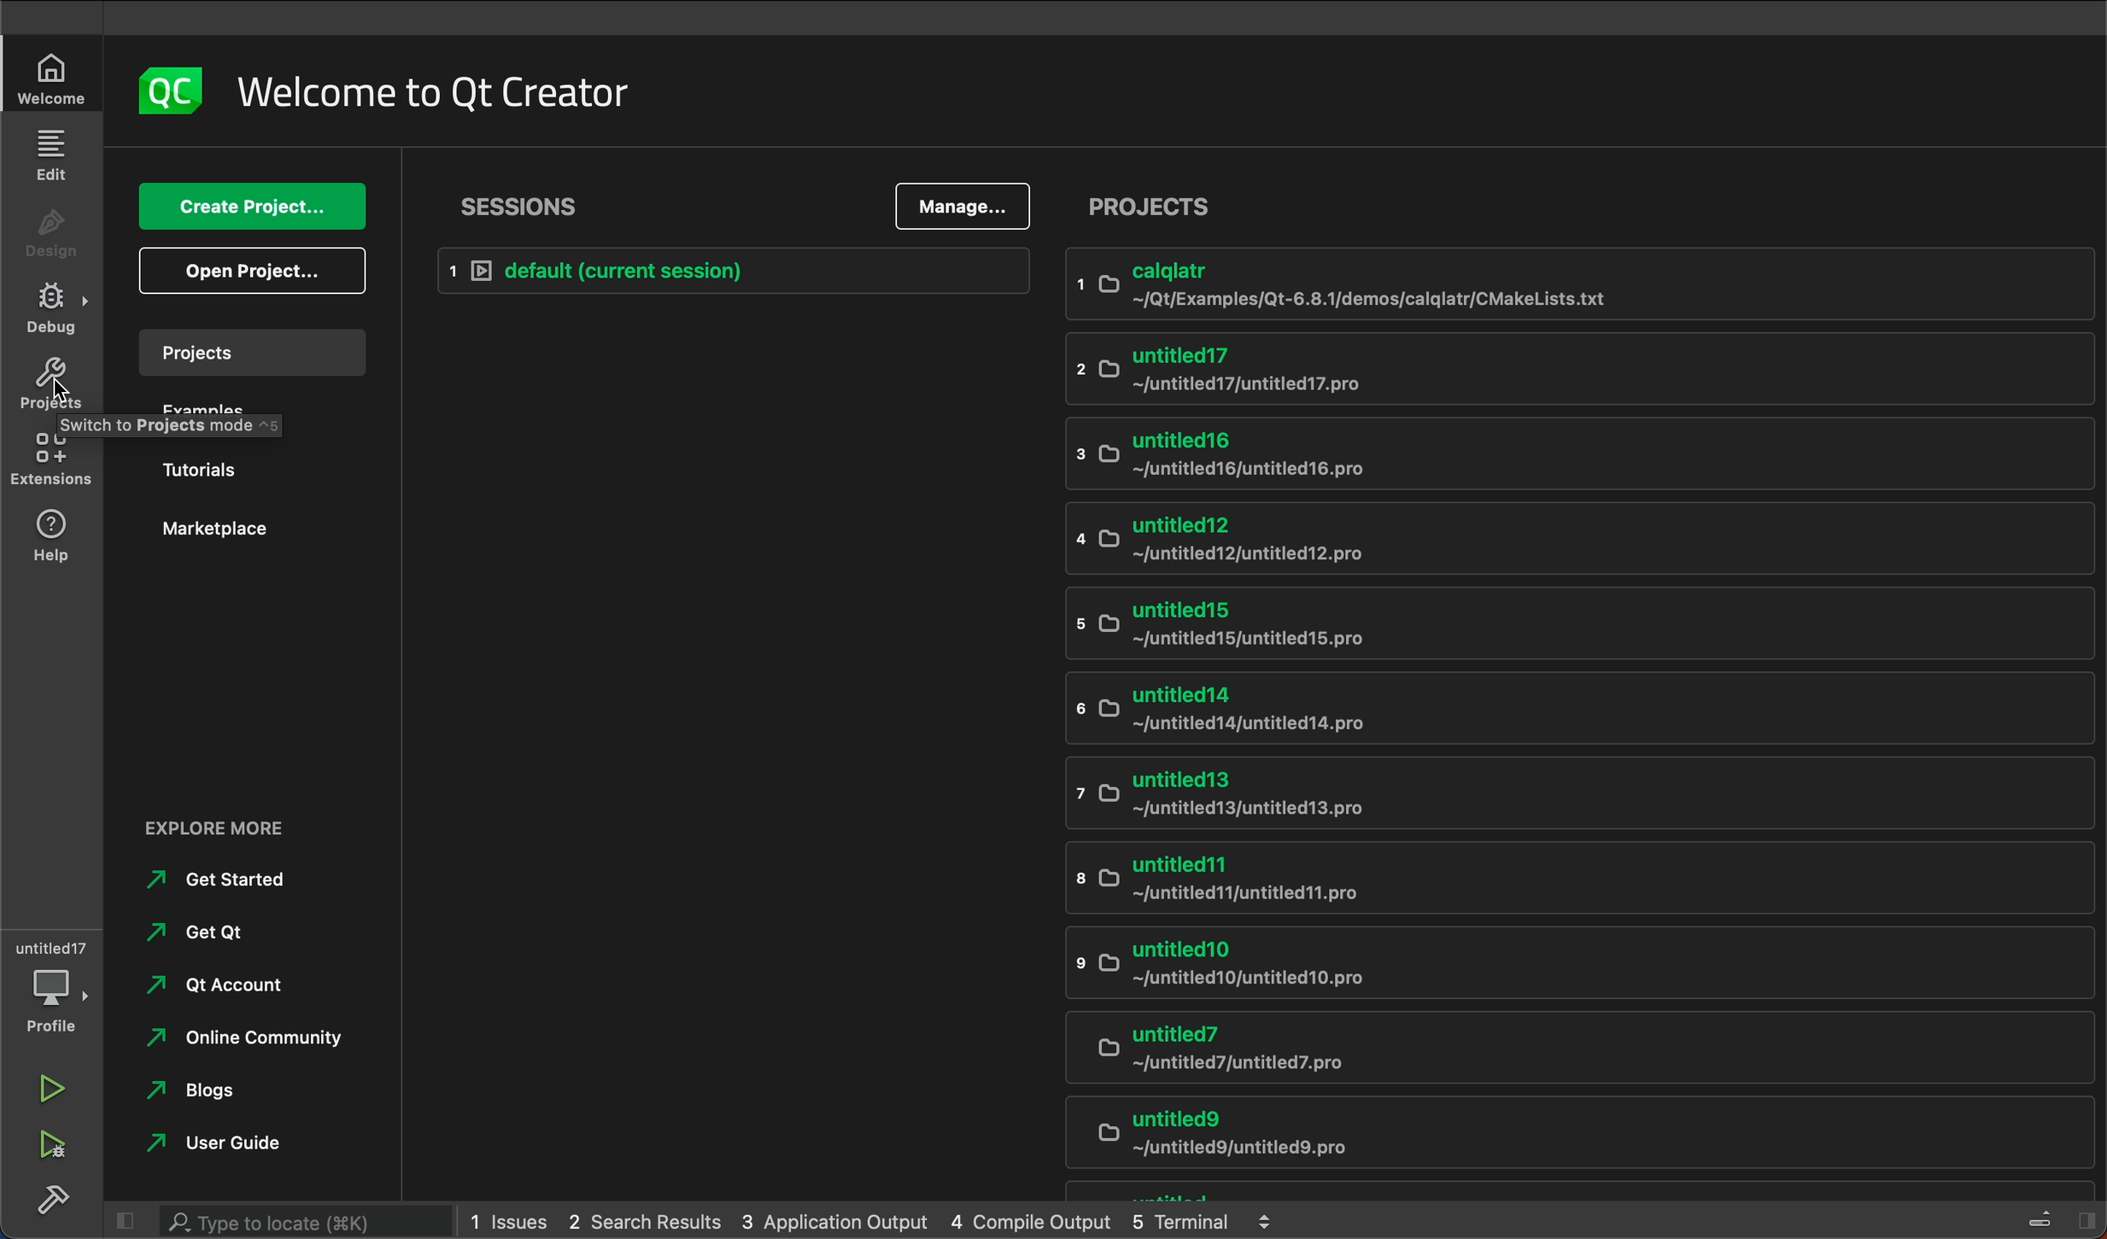 The image size is (2107, 1239). I want to click on get qt, so click(228, 936).